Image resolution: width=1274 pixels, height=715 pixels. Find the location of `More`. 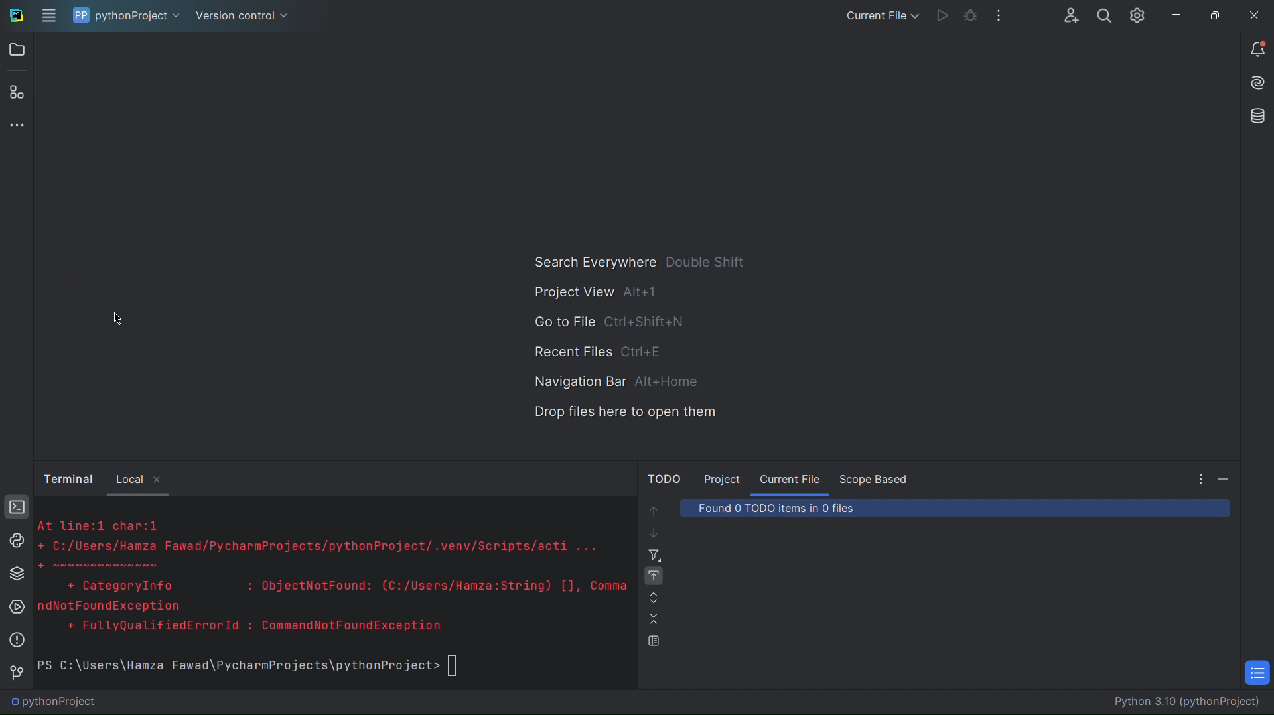

More is located at coordinates (1001, 15).